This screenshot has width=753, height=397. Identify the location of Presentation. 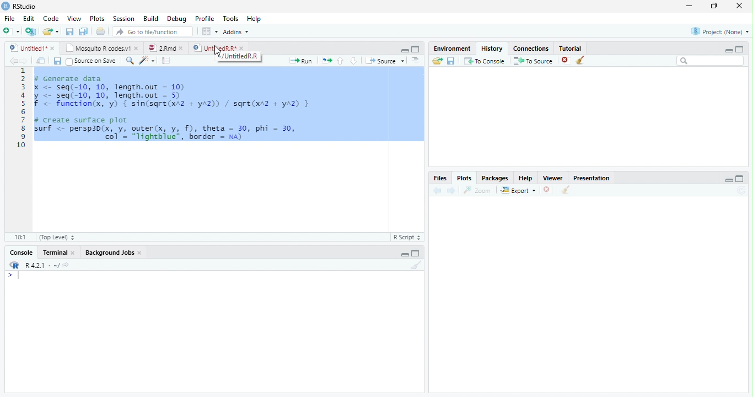
(591, 178).